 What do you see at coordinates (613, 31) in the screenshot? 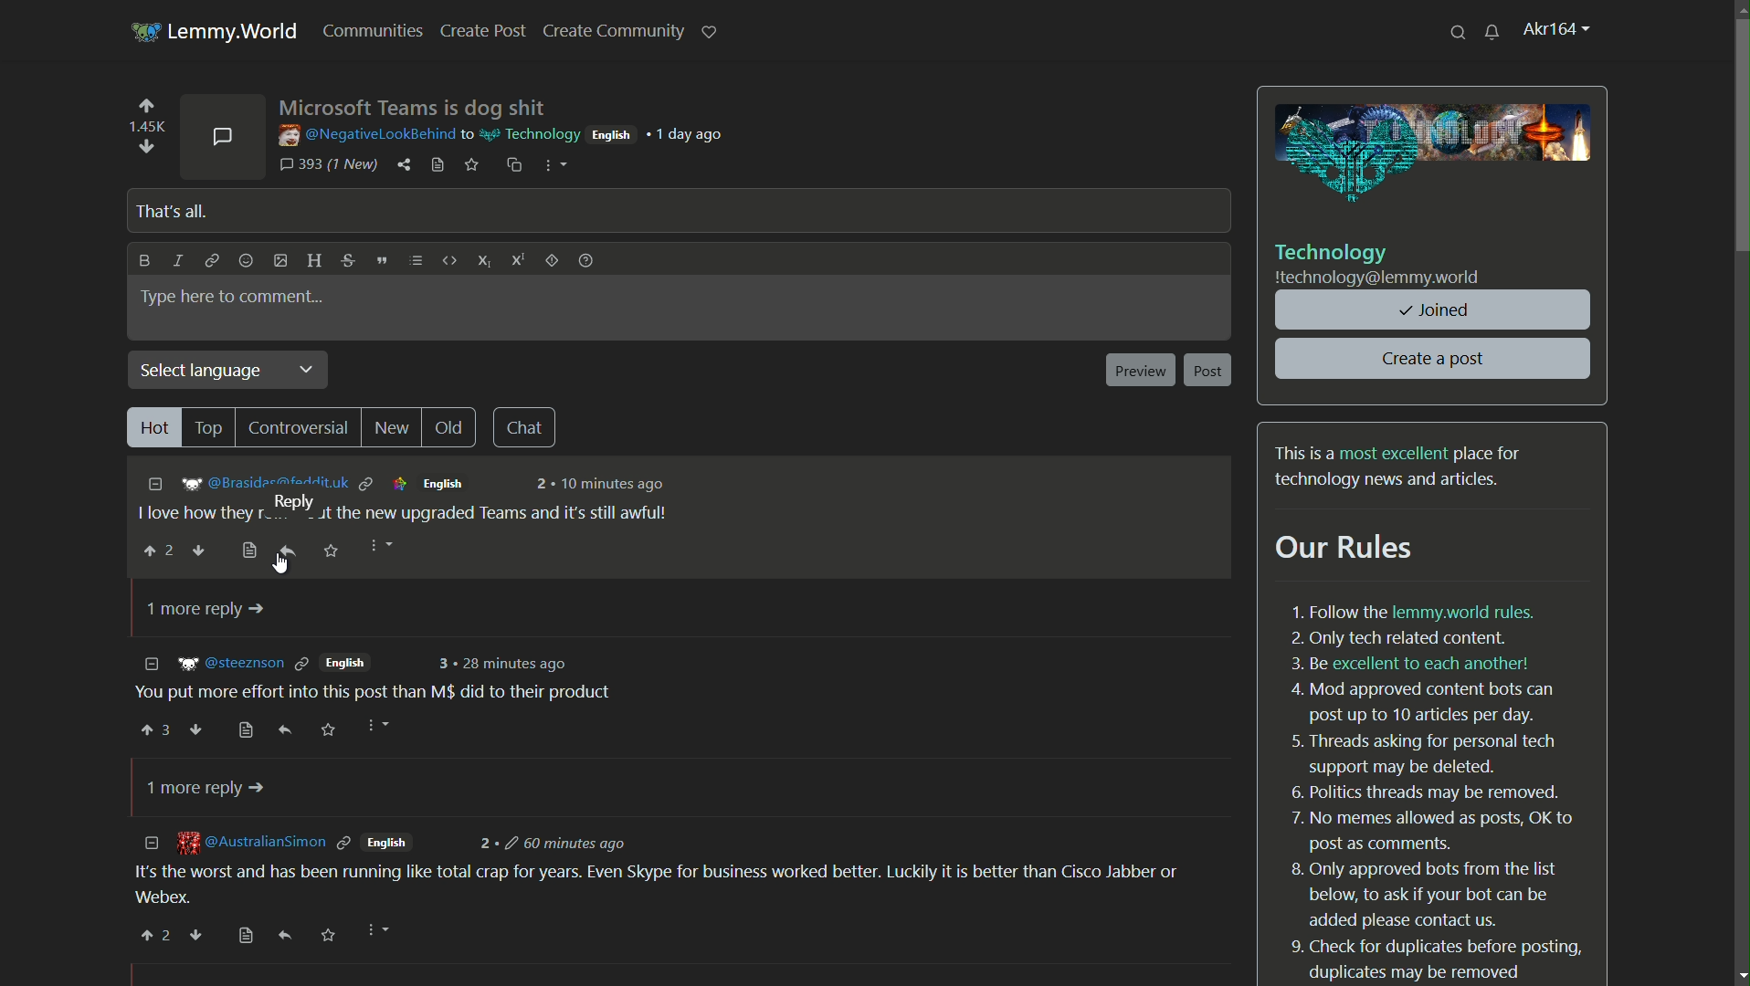
I see `create community` at bounding box center [613, 31].